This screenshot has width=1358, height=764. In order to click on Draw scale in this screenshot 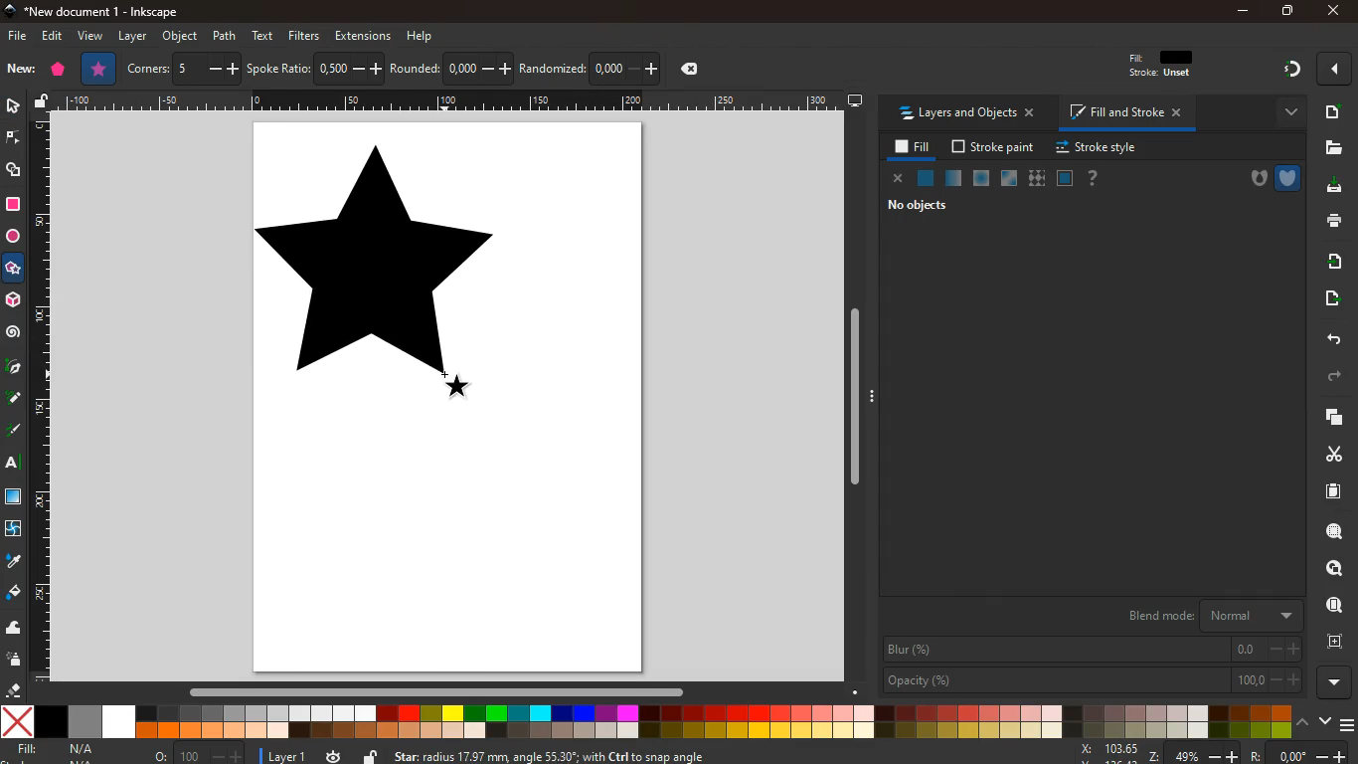, I will do `click(452, 102)`.